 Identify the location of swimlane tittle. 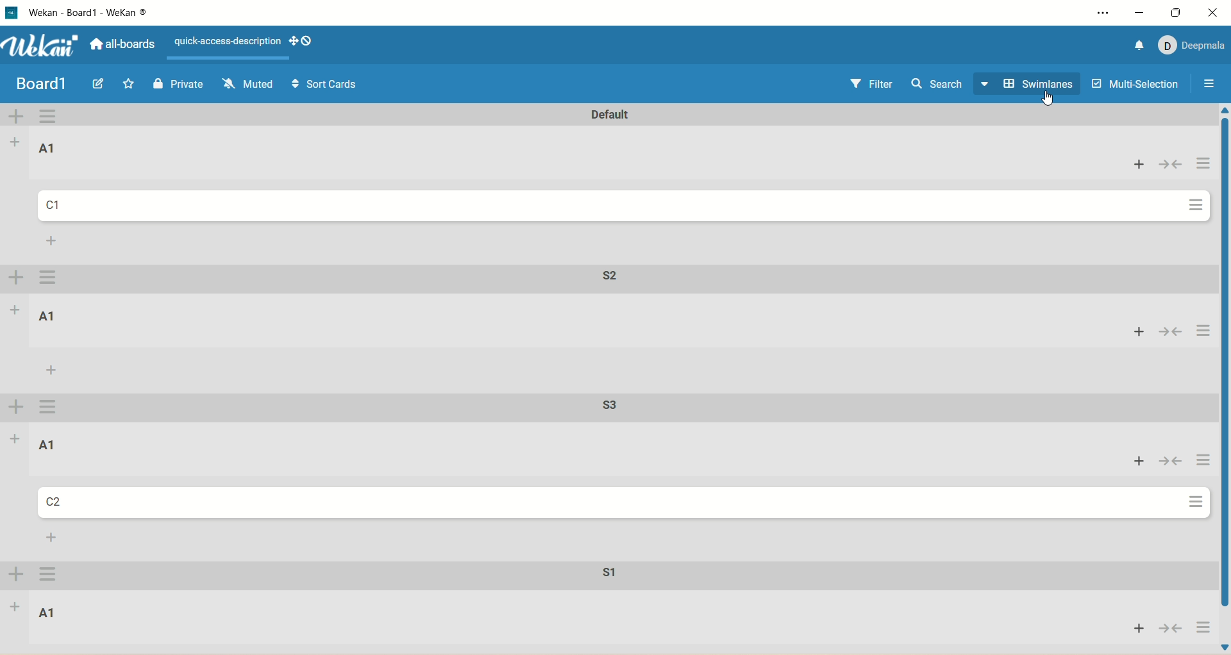
(605, 276).